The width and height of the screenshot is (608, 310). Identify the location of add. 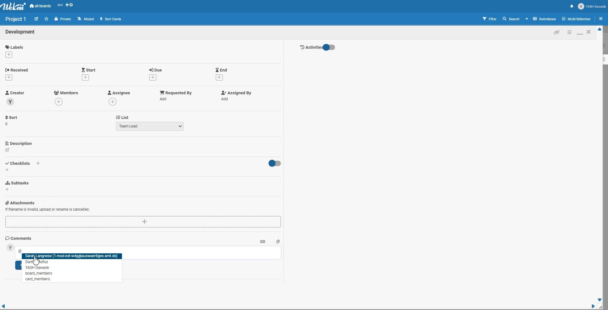
(7, 170).